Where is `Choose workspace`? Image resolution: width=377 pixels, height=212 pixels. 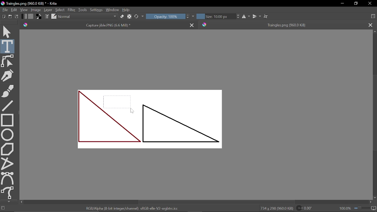 Choose workspace is located at coordinates (373, 16).